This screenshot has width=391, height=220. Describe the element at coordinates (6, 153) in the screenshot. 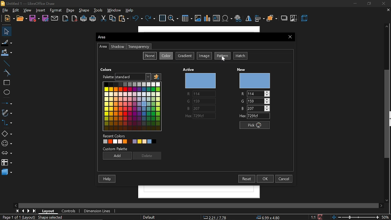

I see `arrow` at that location.